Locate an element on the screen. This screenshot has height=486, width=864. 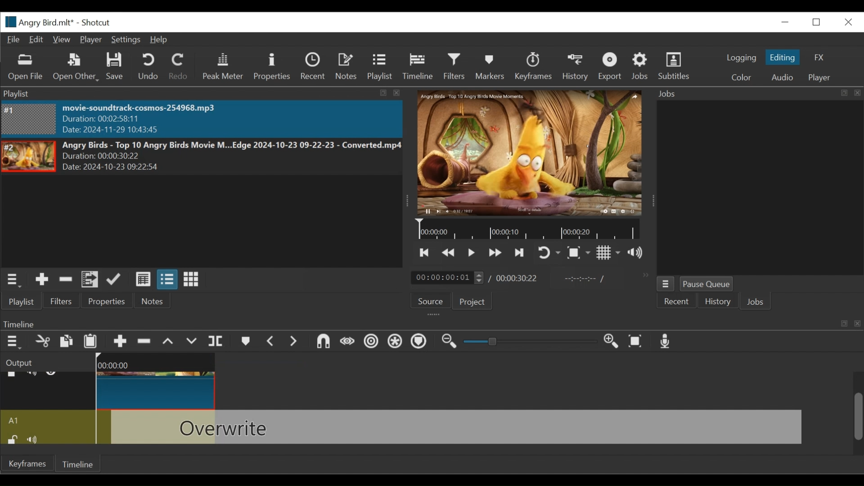
Show volume control is located at coordinates (638, 254).